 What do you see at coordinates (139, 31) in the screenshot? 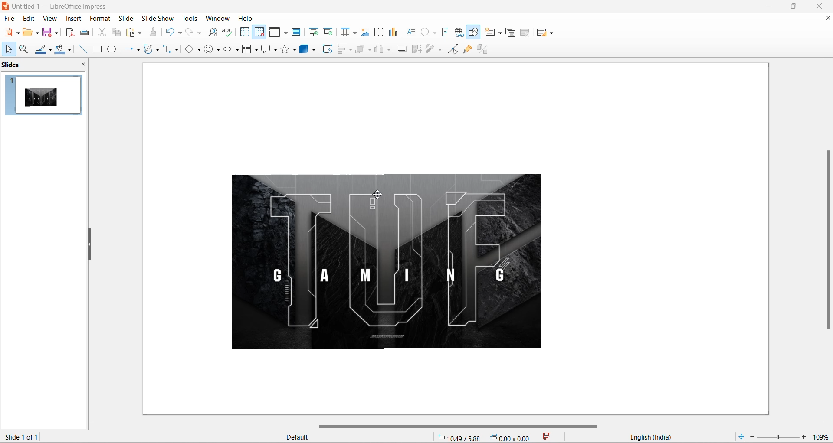
I see `paste options` at bounding box center [139, 31].